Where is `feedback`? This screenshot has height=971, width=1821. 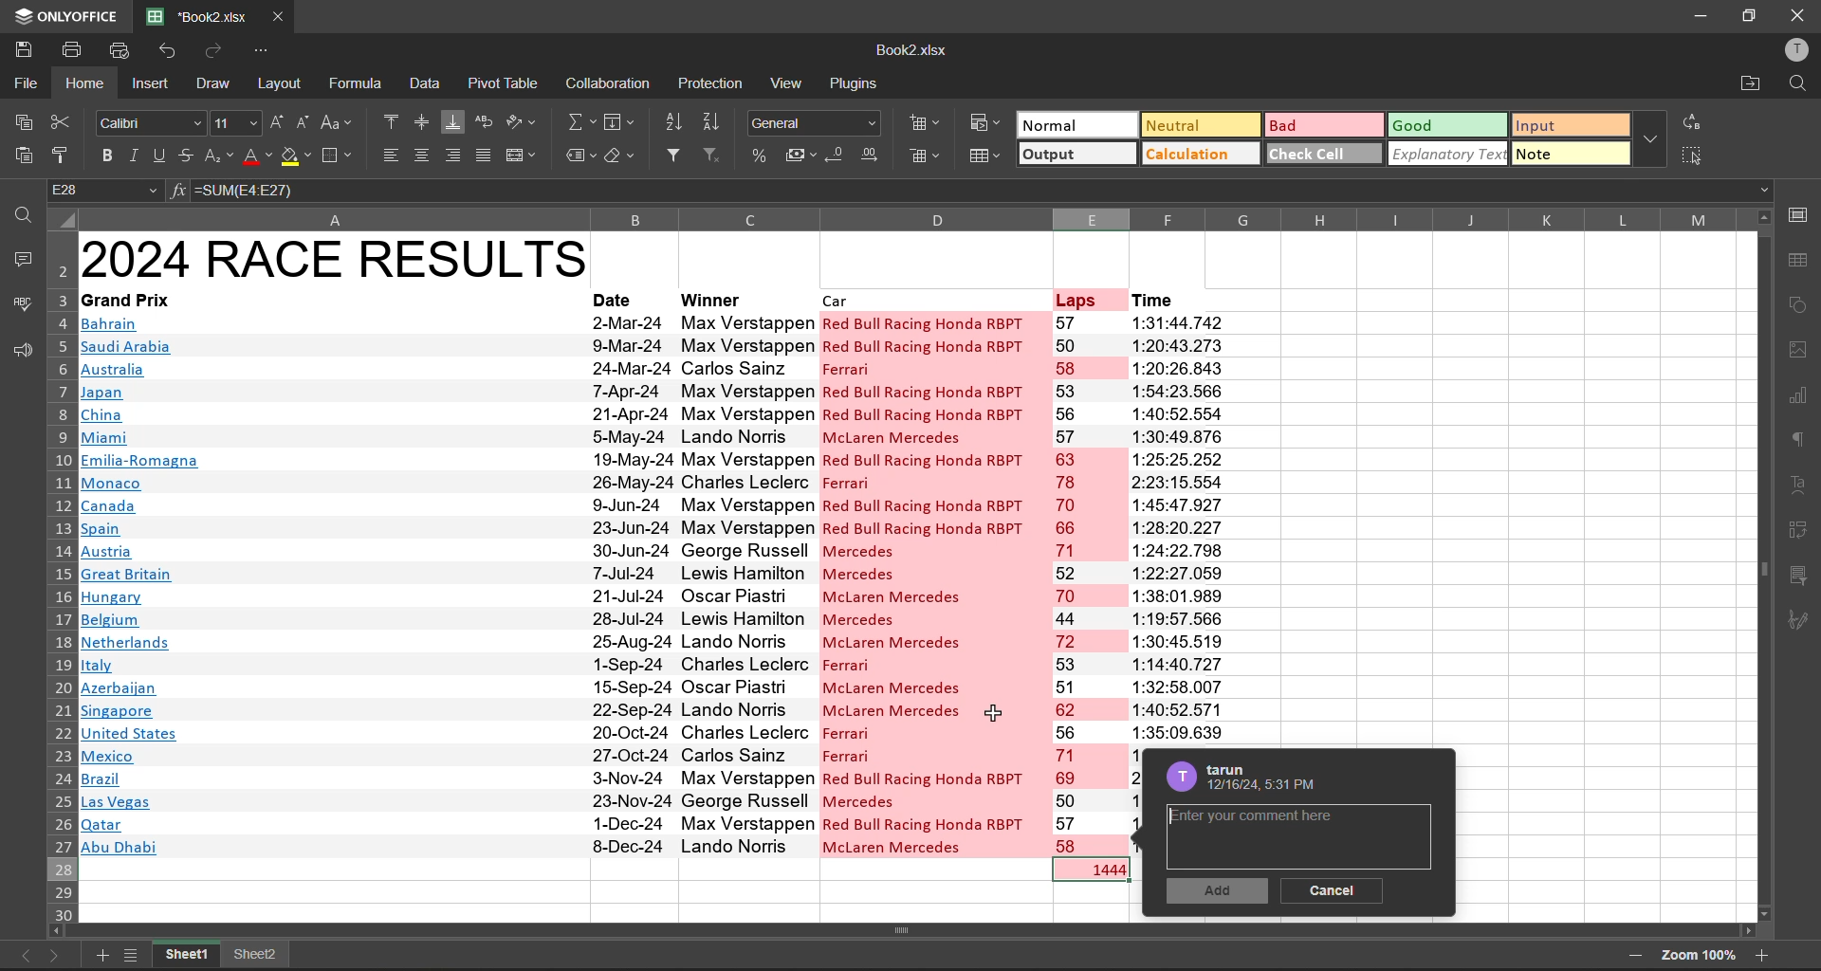
feedback is located at coordinates (19, 350).